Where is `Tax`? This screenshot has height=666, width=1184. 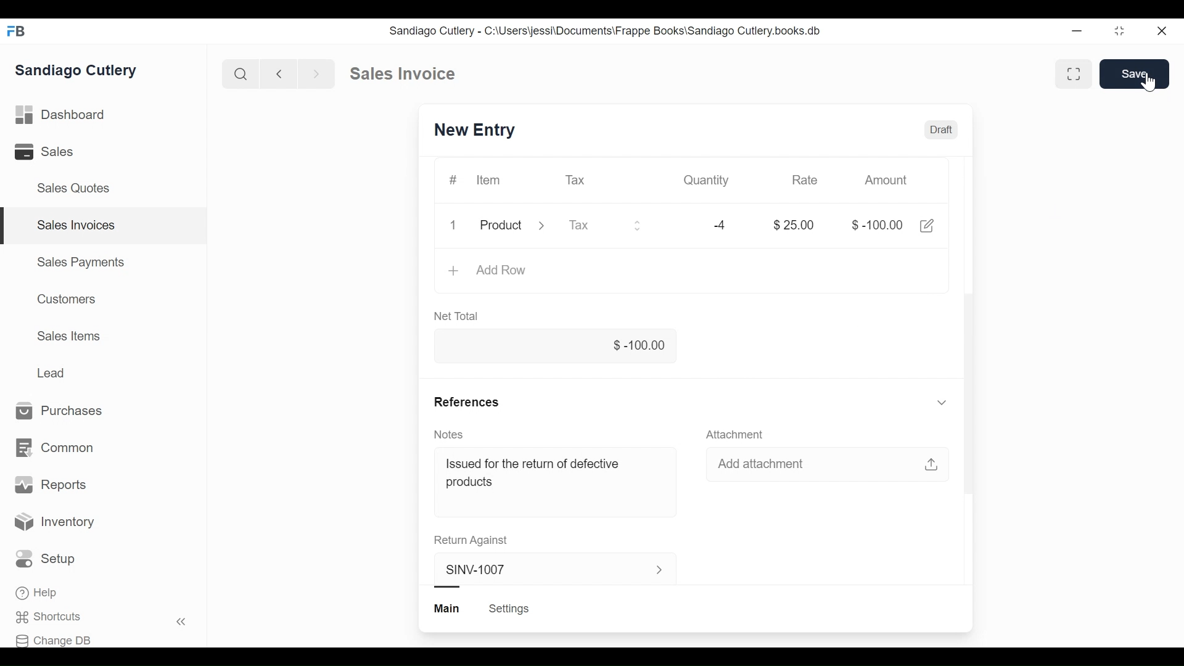 Tax is located at coordinates (576, 180).